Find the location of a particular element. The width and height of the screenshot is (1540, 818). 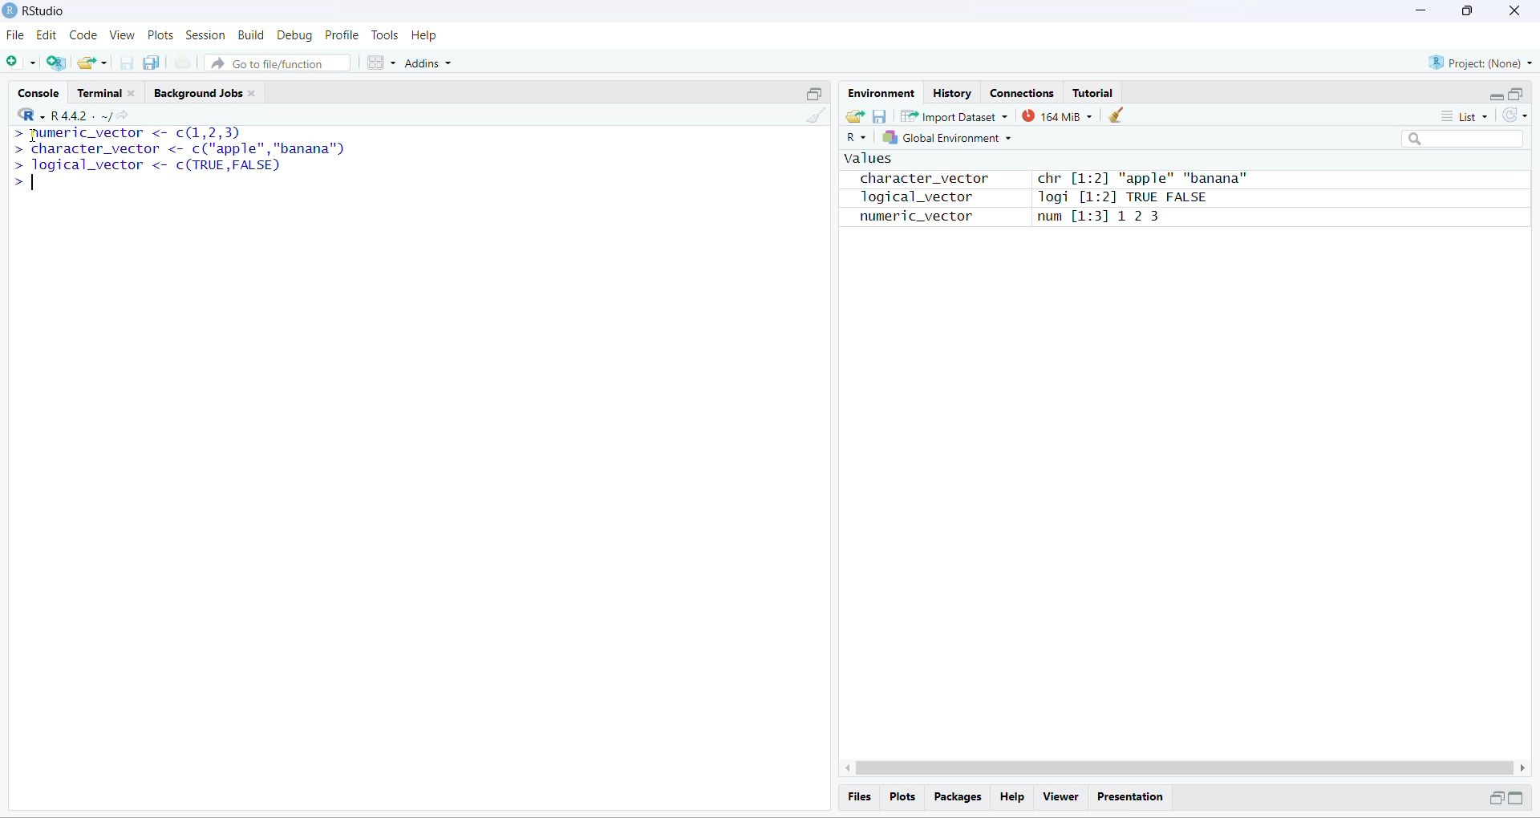

print is located at coordinates (183, 63).